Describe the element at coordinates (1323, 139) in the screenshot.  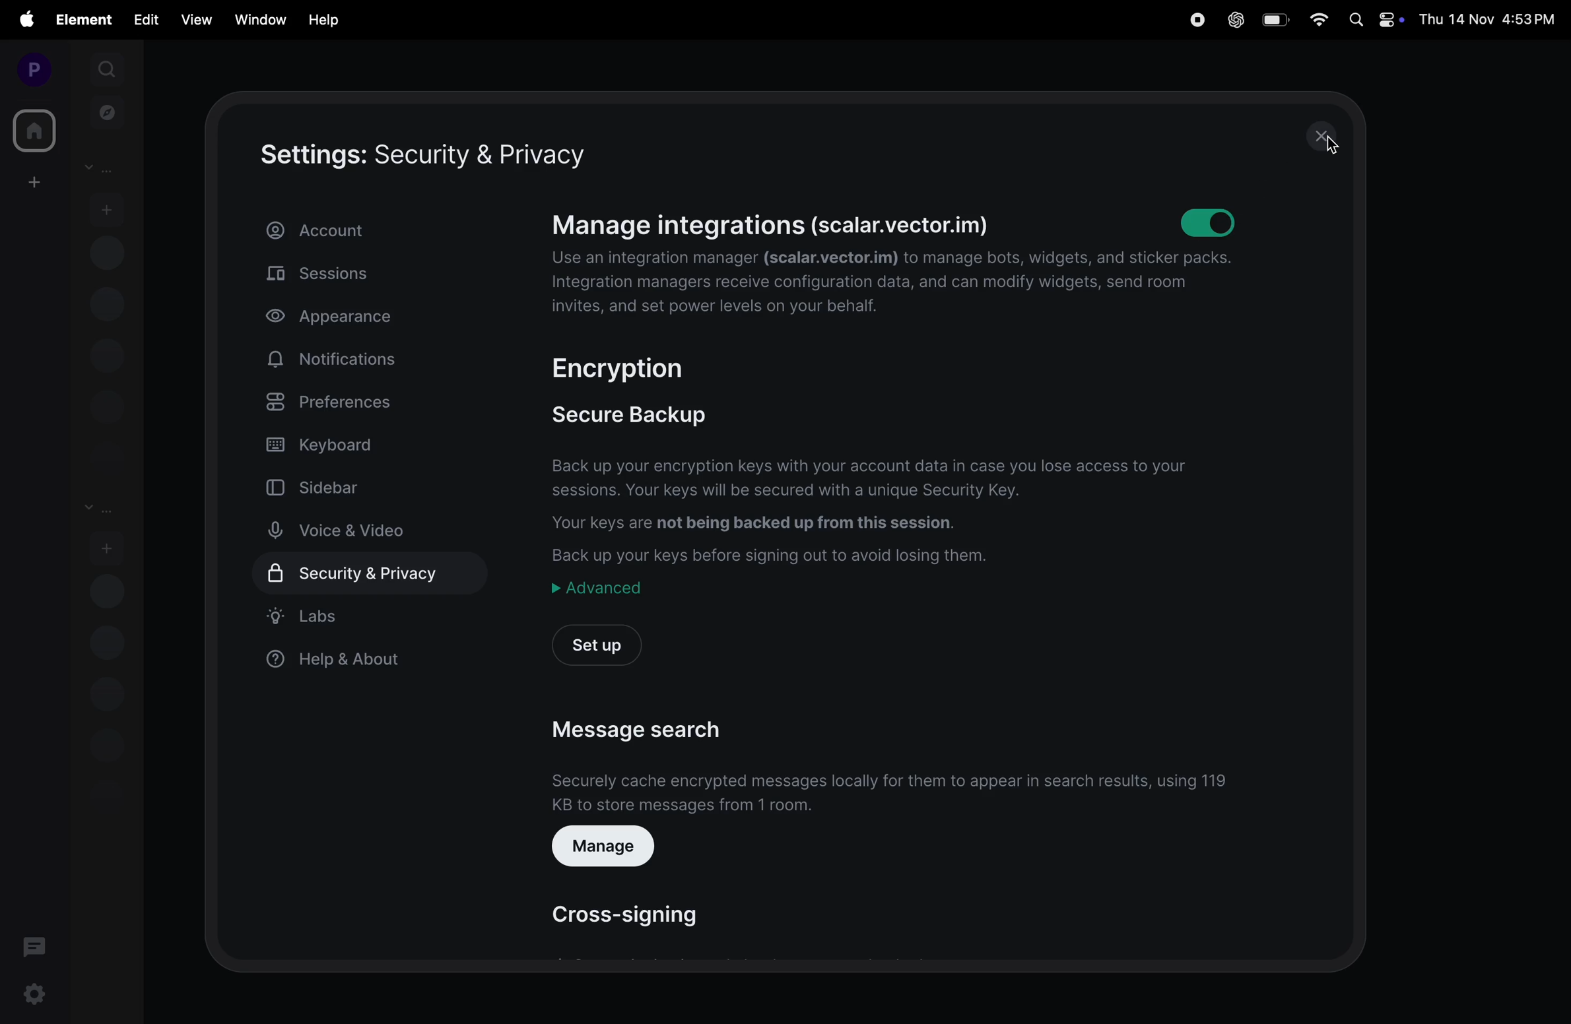
I see `close` at that location.